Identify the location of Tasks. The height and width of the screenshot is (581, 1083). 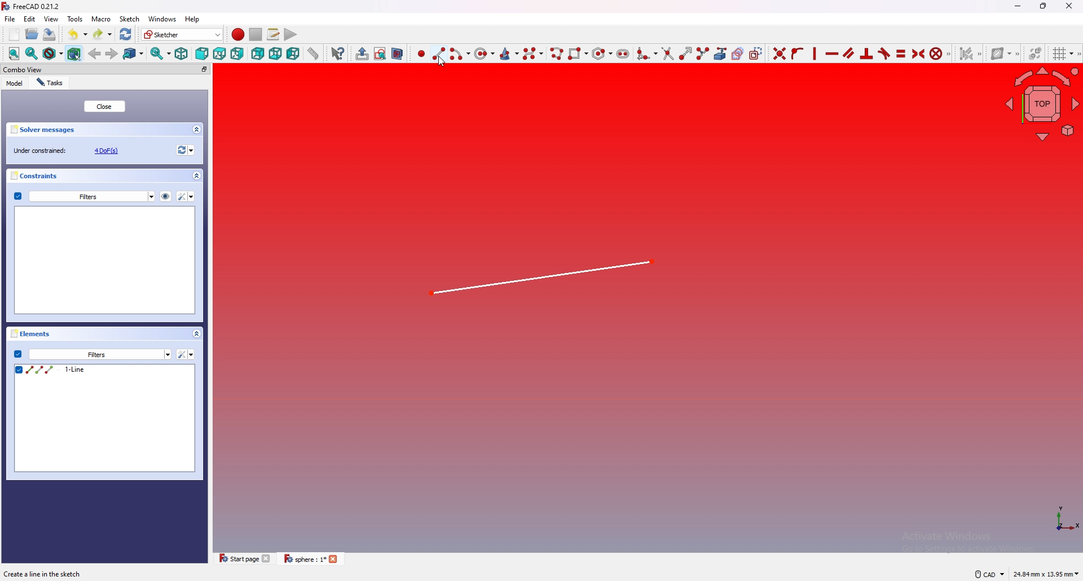
(52, 82).